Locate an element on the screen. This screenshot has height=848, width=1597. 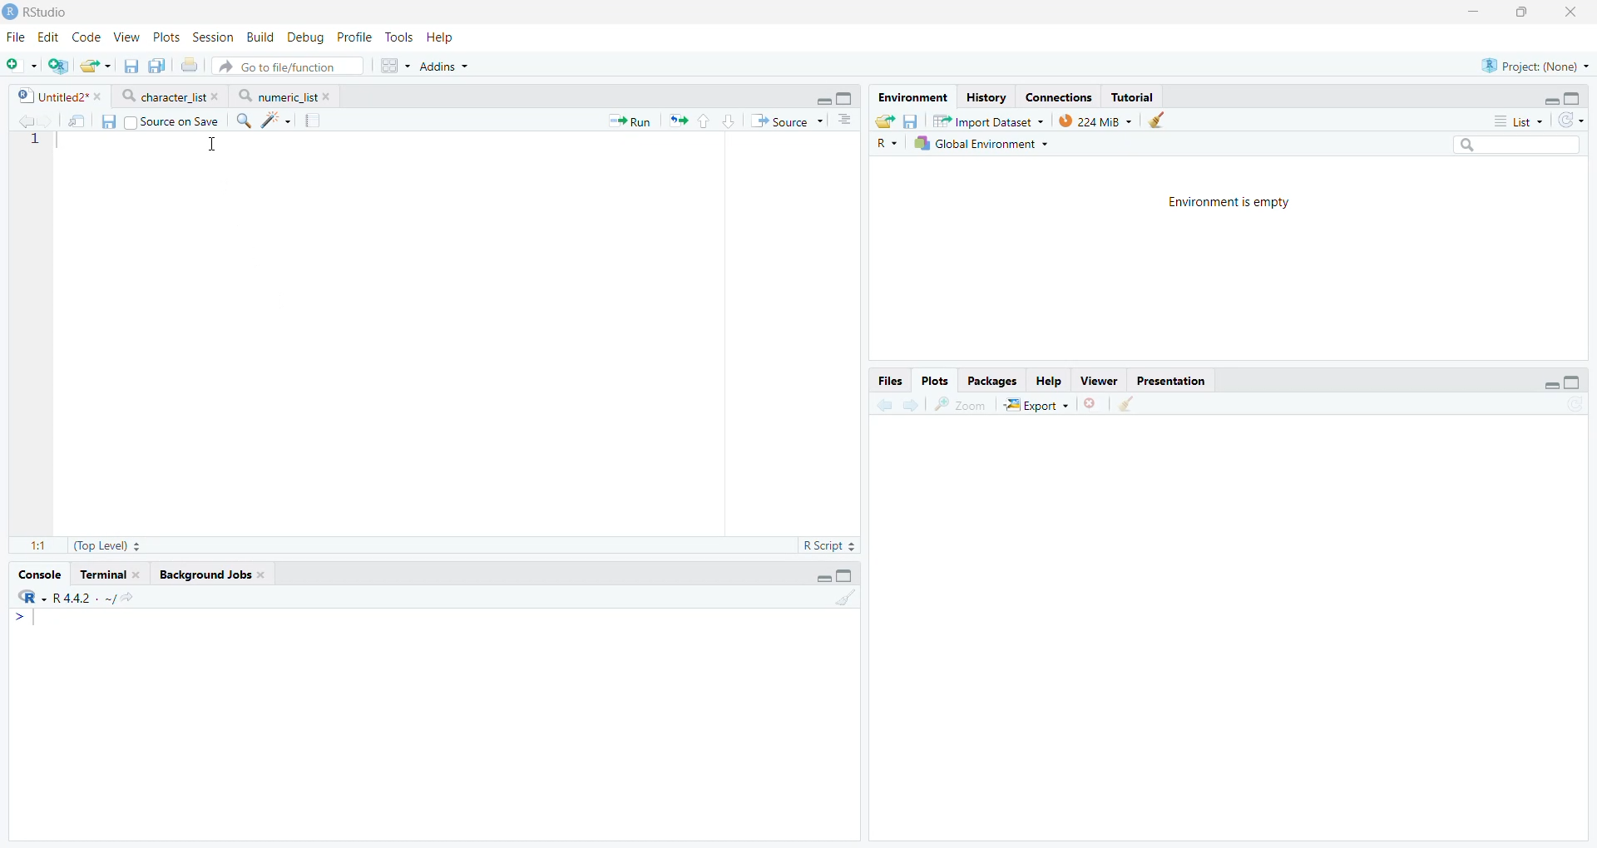
Help is located at coordinates (443, 38).